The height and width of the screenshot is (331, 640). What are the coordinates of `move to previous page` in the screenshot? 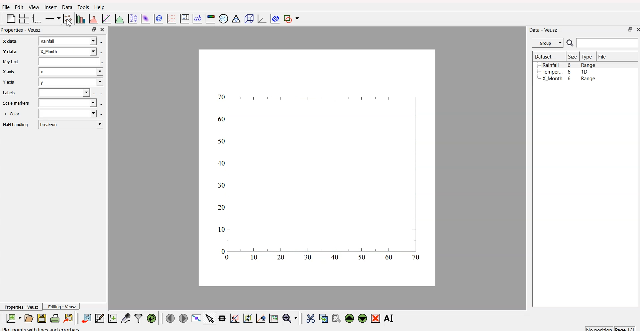 It's located at (170, 318).